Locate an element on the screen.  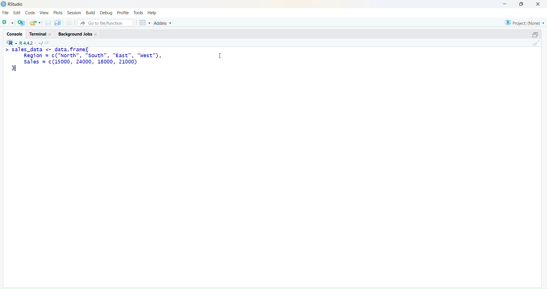
- R442 - ~/ is located at coordinates (32, 42).